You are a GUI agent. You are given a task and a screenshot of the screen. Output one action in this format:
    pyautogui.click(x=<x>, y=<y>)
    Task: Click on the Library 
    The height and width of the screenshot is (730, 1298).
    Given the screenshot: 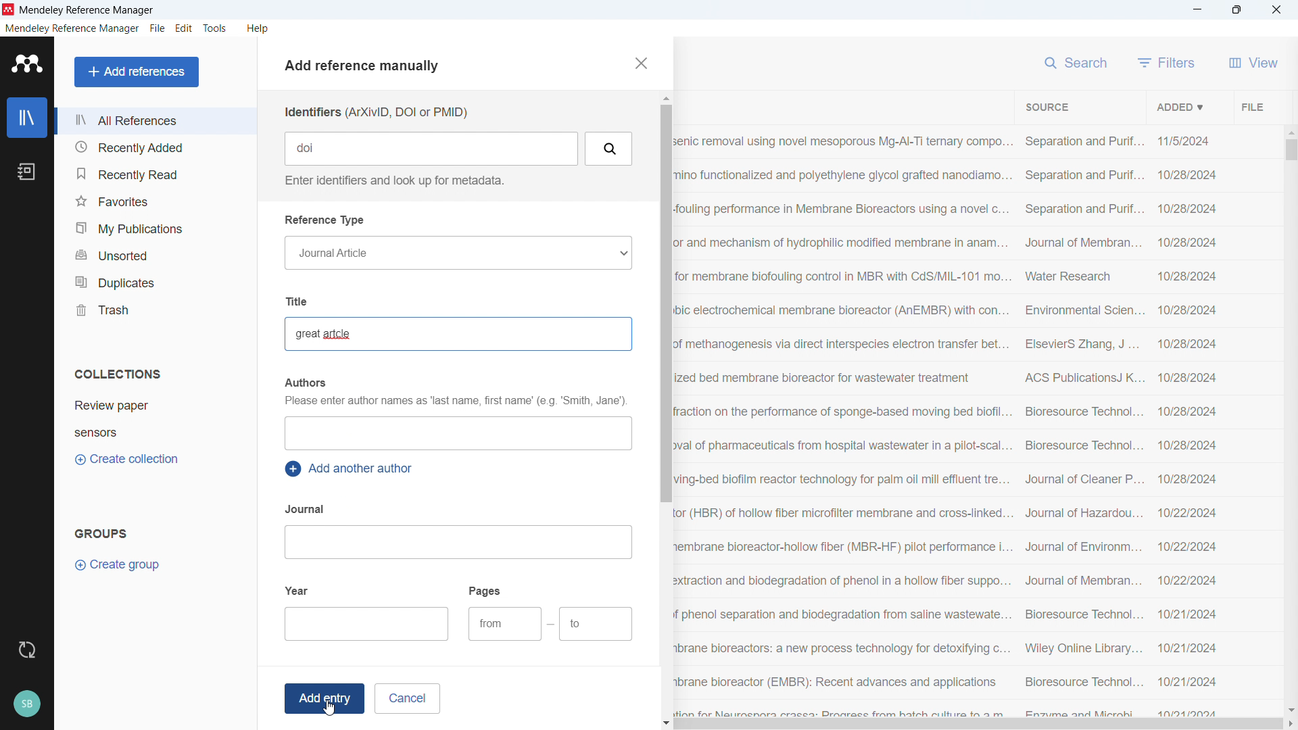 What is the action you would take?
    pyautogui.click(x=27, y=118)
    